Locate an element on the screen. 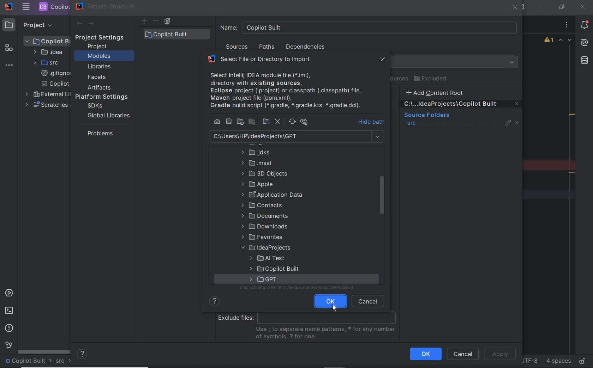 The image size is (593, 368). close is located at coordinates (582, 7).